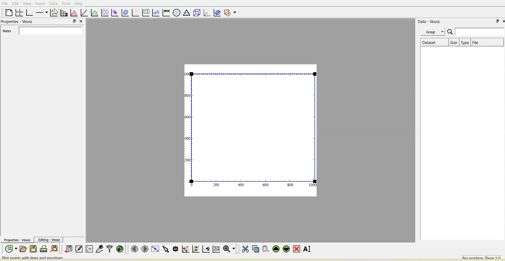 This screenshot has width=505, height=261. I want to click on Move to the previous page, so click(134, 249).